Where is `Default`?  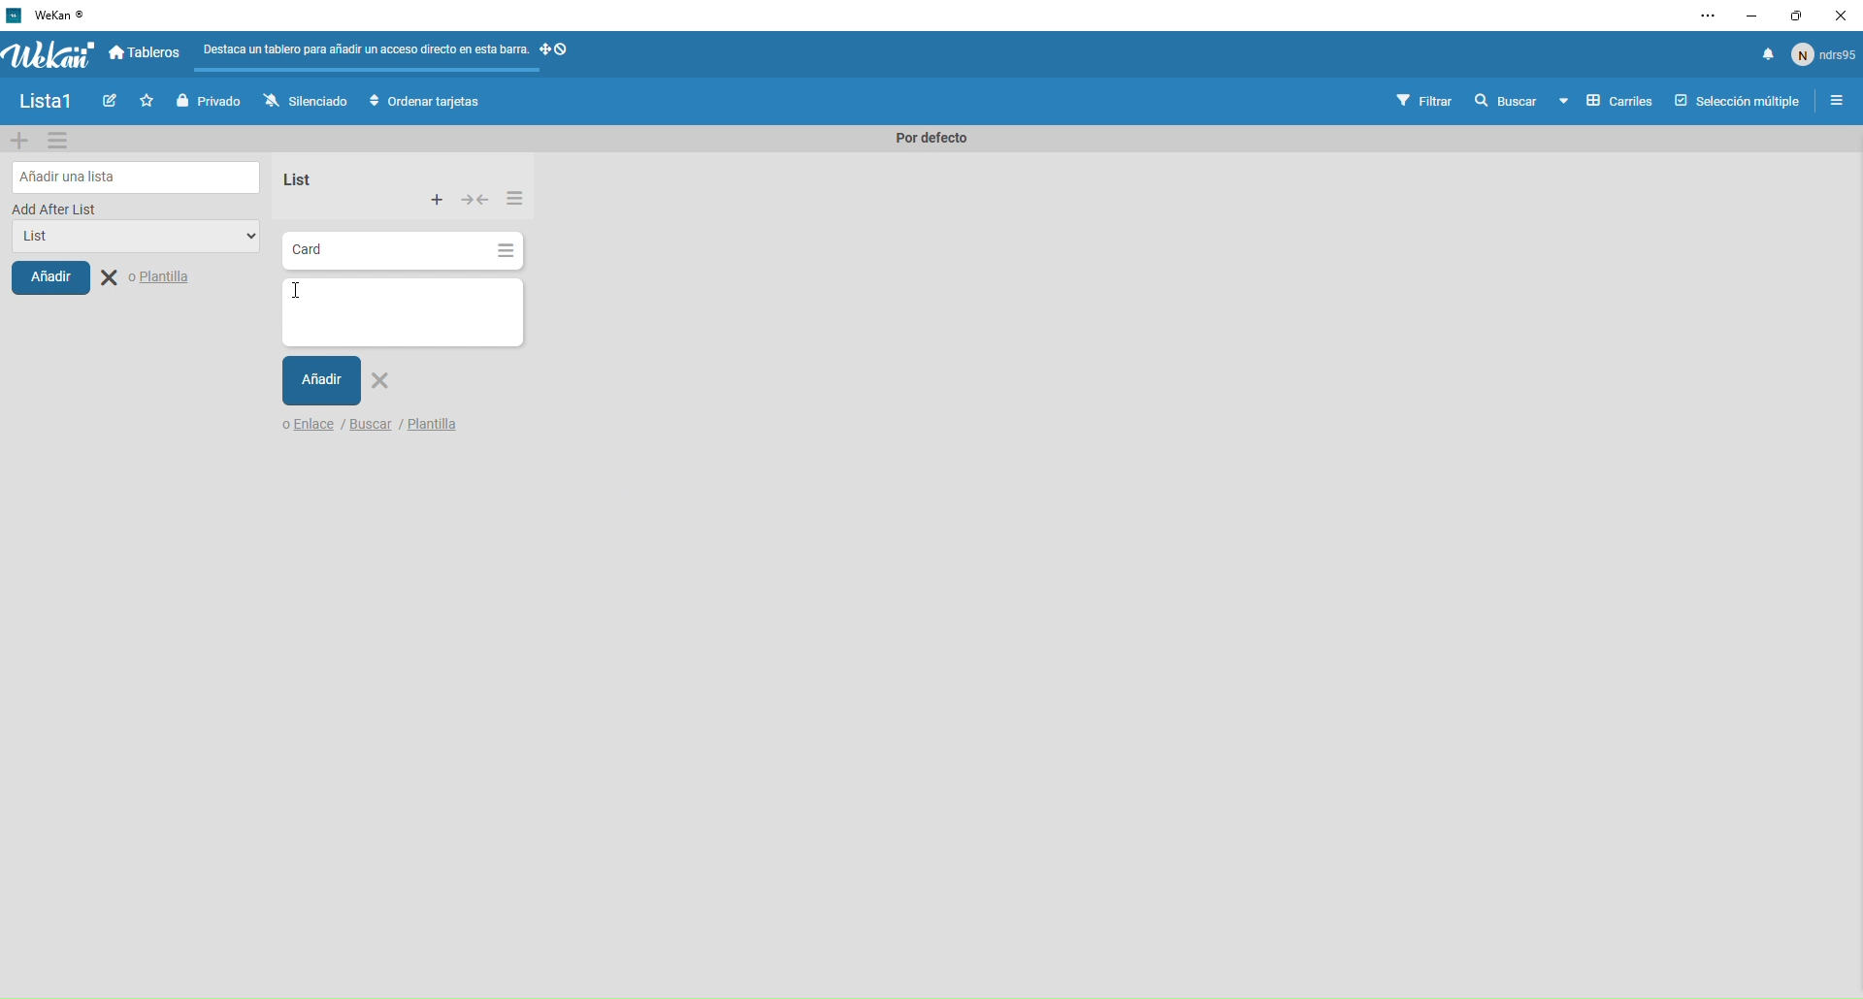 Default is located at coordinates (926, 139).